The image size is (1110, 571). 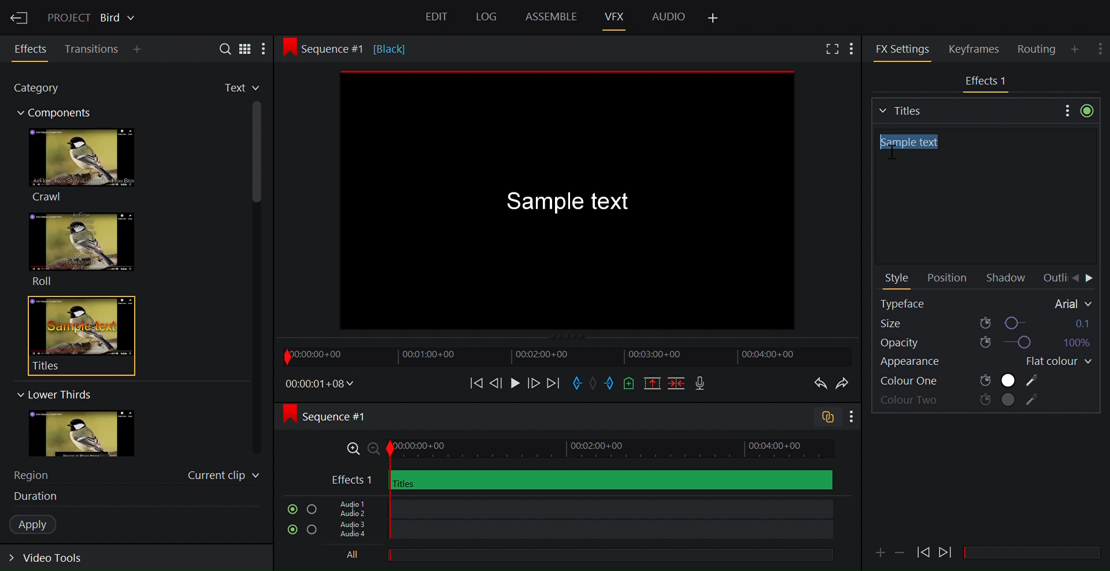 What do you see at coordinates (515, 383) in the screenshot?
I see `Play` at bounding box center [515, 383].